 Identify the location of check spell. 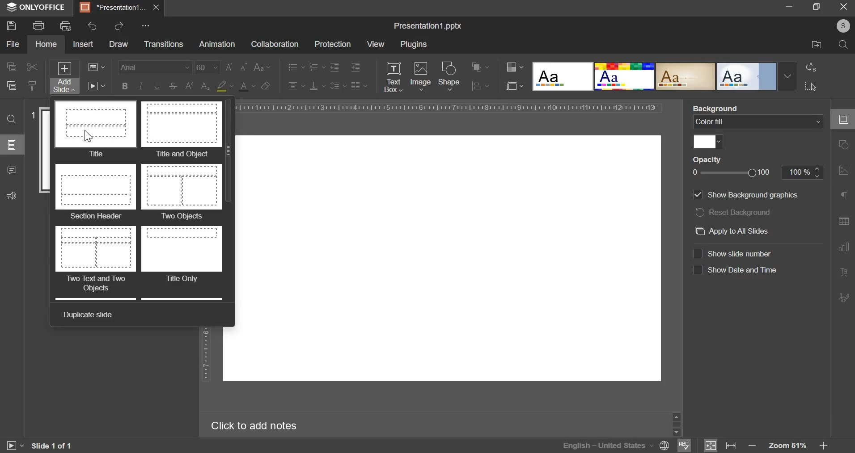
(683, 445).